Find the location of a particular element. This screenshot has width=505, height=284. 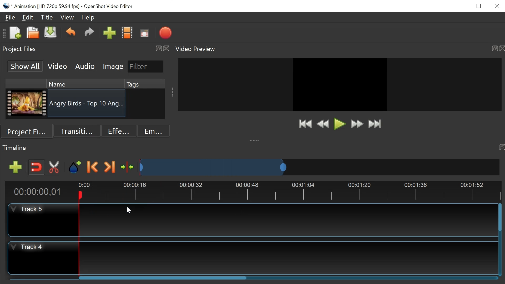

Video is located at coordinates (58, 66).